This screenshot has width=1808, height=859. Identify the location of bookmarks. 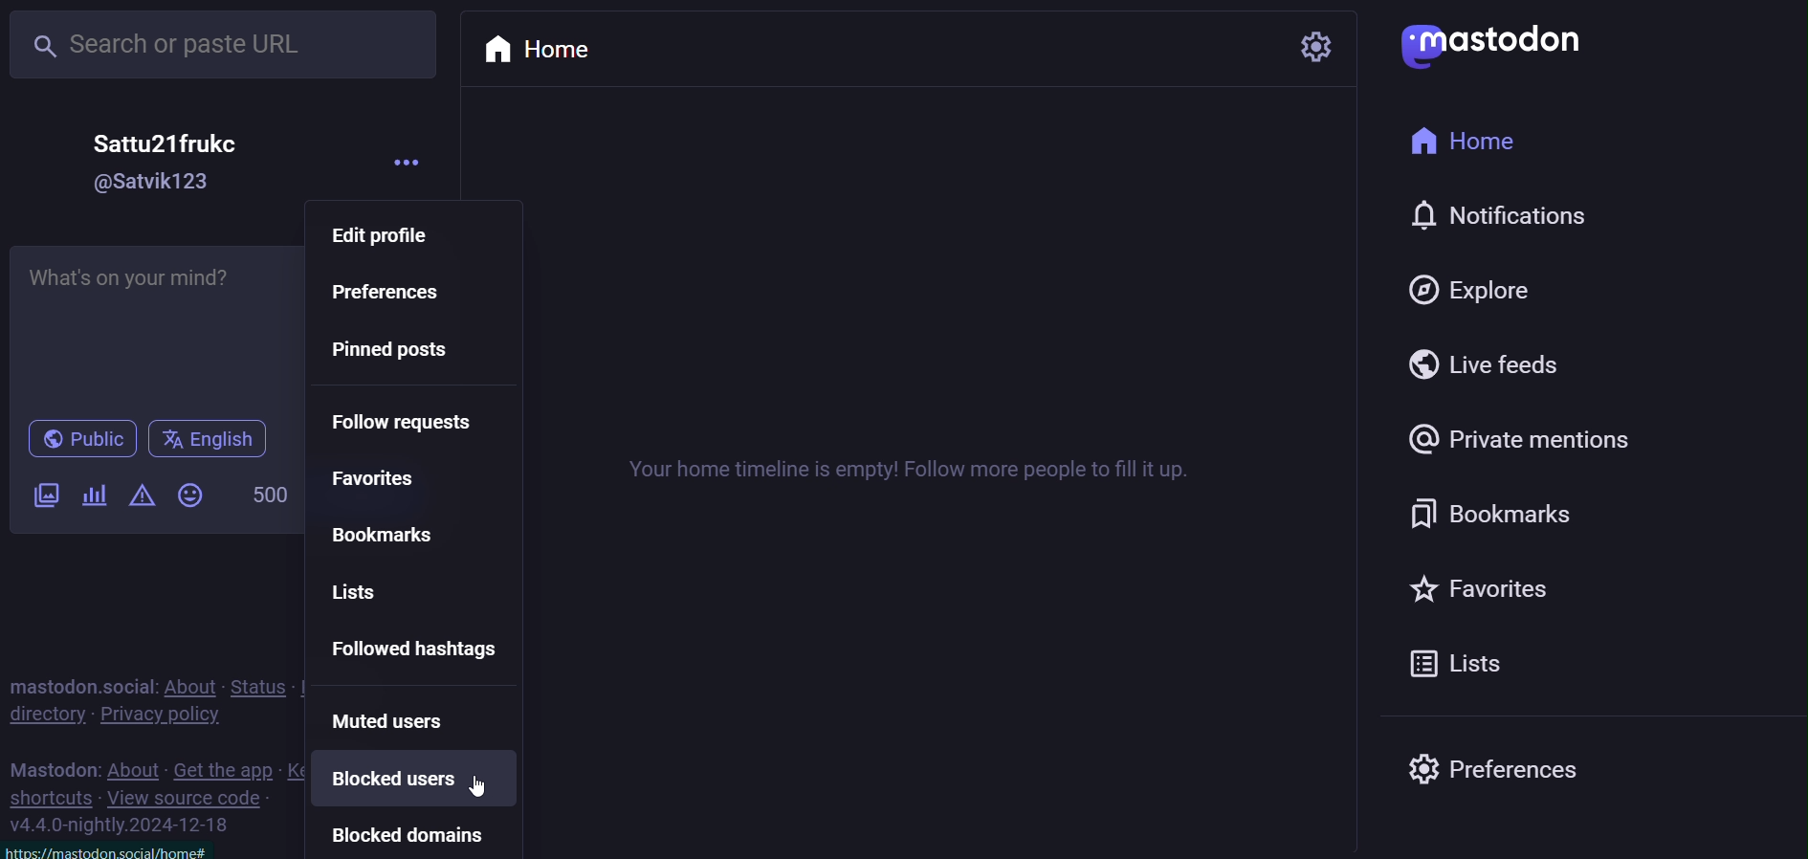
(397, 537).